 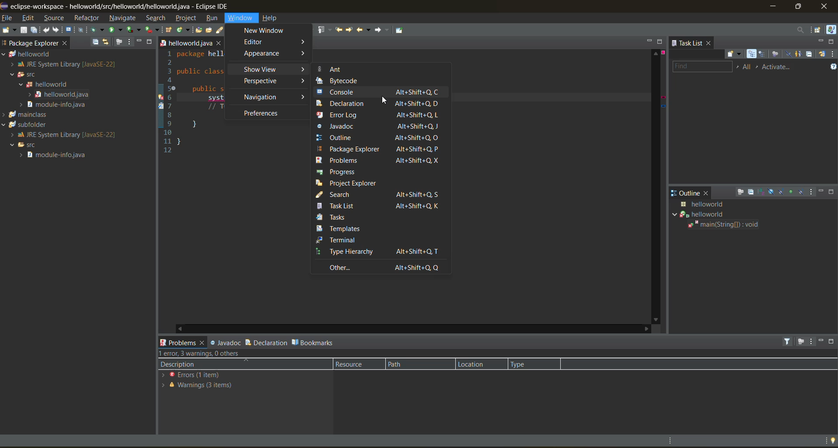 I want to click on tip of the day, so click(x=832, y=441).